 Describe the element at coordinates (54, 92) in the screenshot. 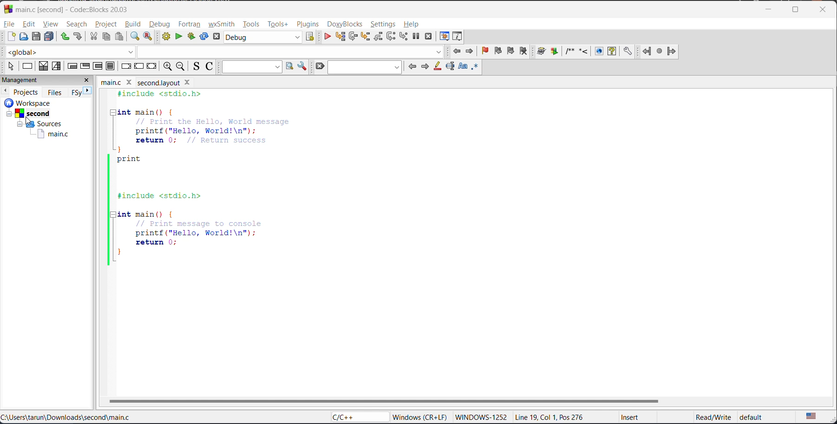

I see `files` at that location.